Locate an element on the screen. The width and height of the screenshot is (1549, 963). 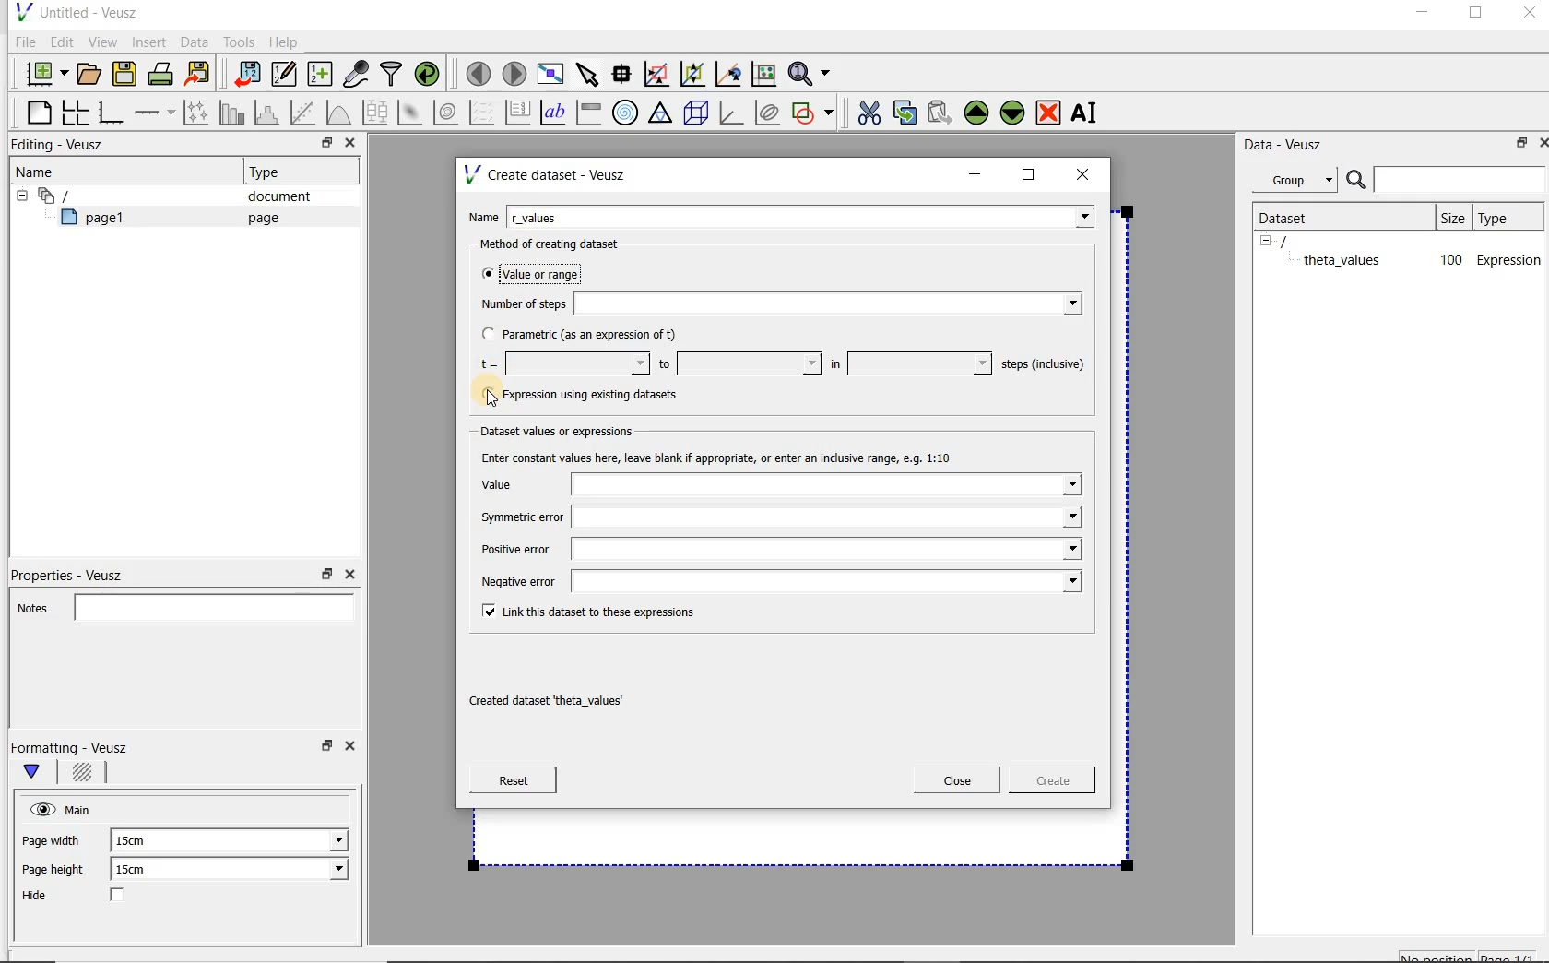
Create dataset - Veusz is located at coordinates (548, 174).